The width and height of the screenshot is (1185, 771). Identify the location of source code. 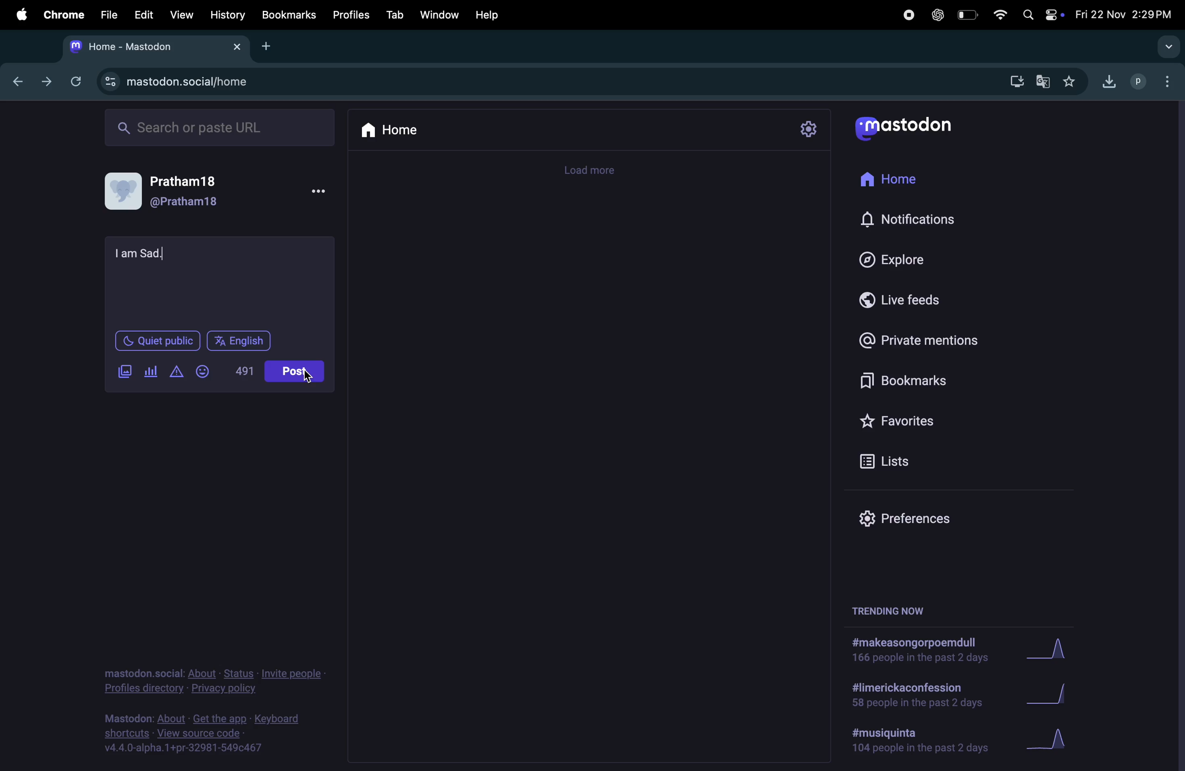
(205, 735).